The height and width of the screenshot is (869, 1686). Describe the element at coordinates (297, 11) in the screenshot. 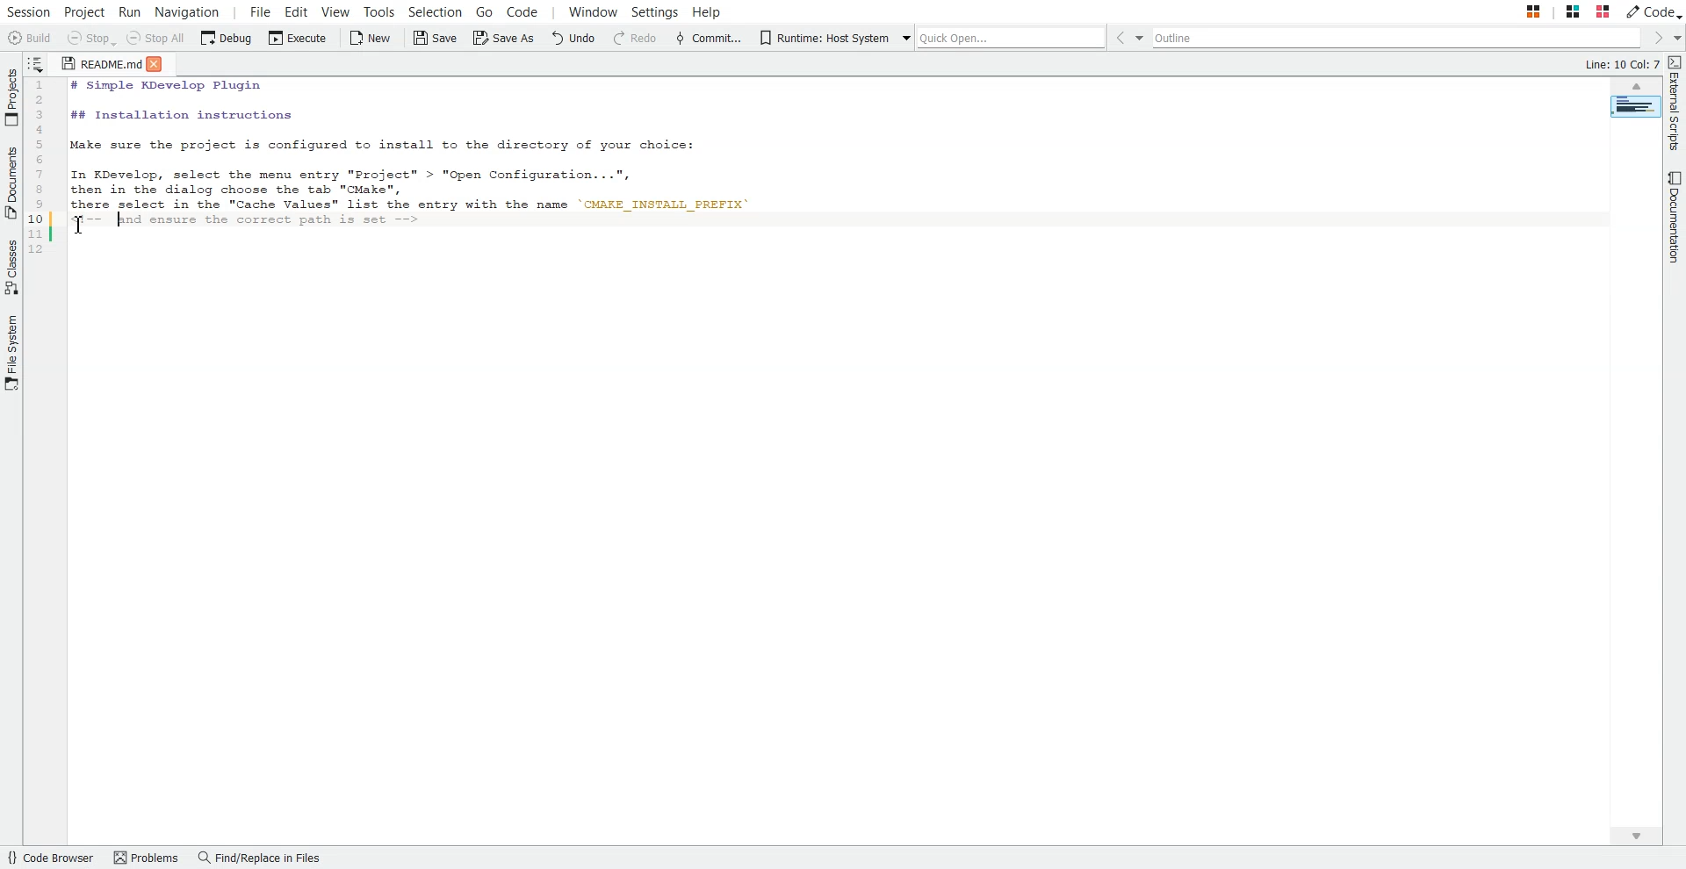

I see `Edit` at that location.